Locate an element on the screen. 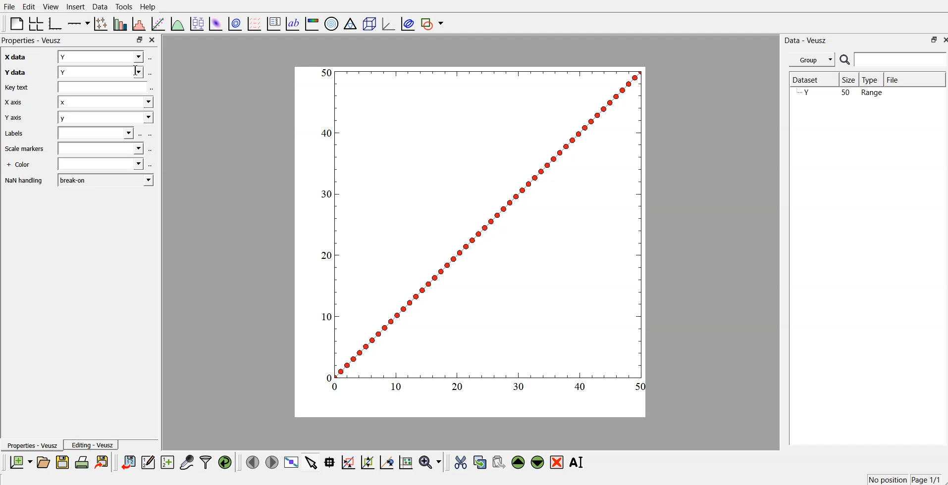  Key text field is located at coordinates (103, 88).